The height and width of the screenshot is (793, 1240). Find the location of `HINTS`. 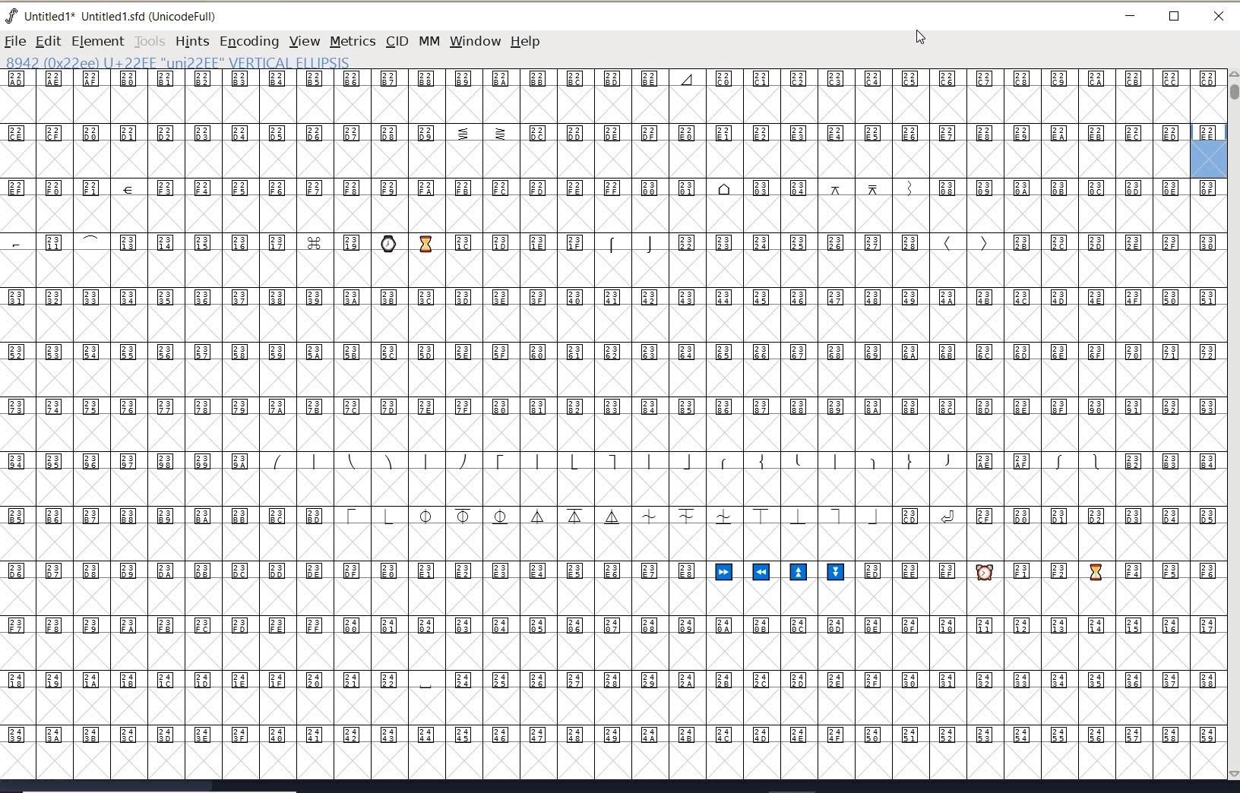

HINTS is located at coordinates (191, 42).